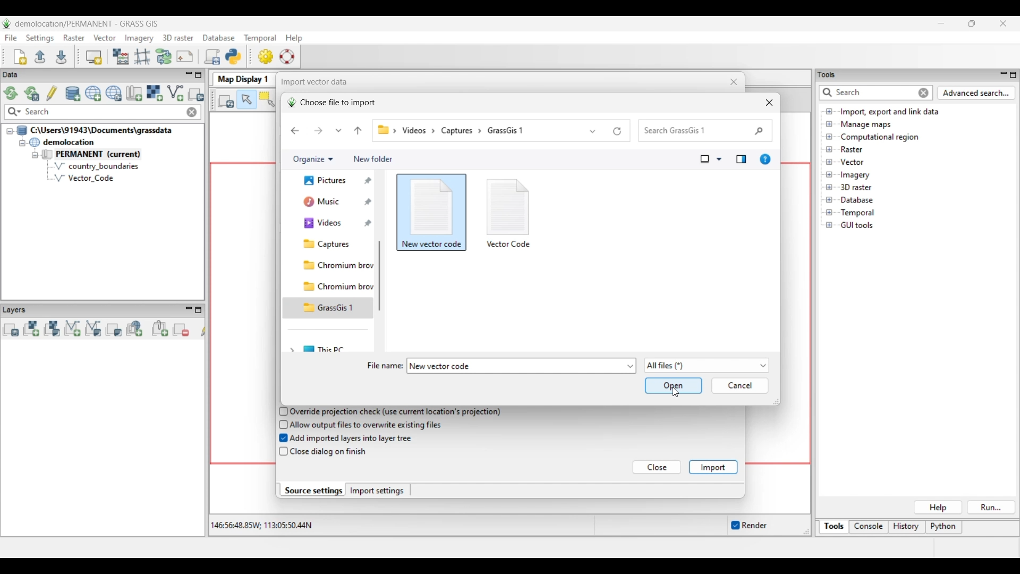 Image resolution: width=1020 pixels, height=574 pixels. I want to click on Home folder, so click(329, 181).